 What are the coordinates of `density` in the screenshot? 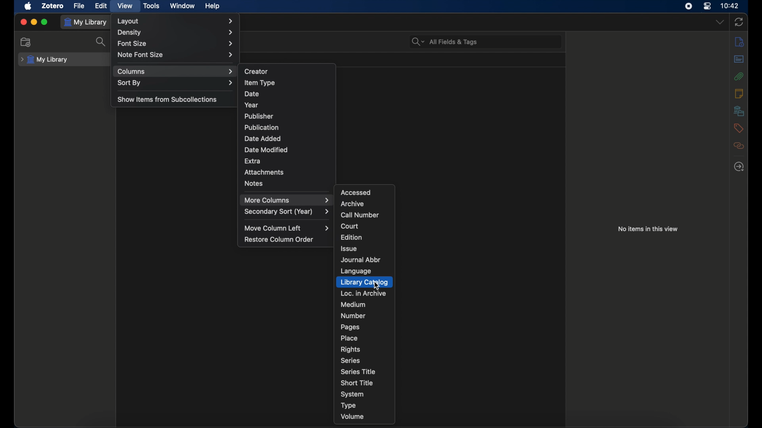 It's located at (177, 32).